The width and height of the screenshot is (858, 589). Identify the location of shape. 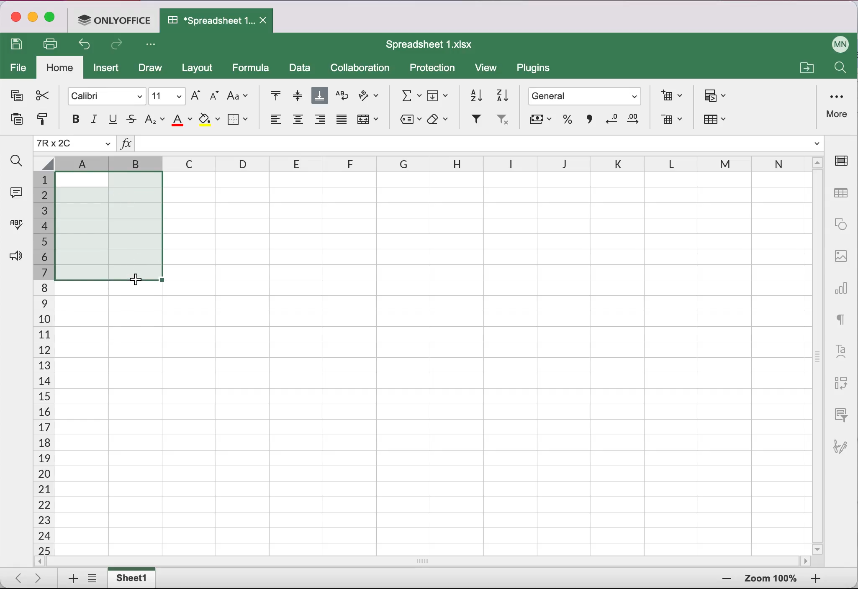
(841, 224).